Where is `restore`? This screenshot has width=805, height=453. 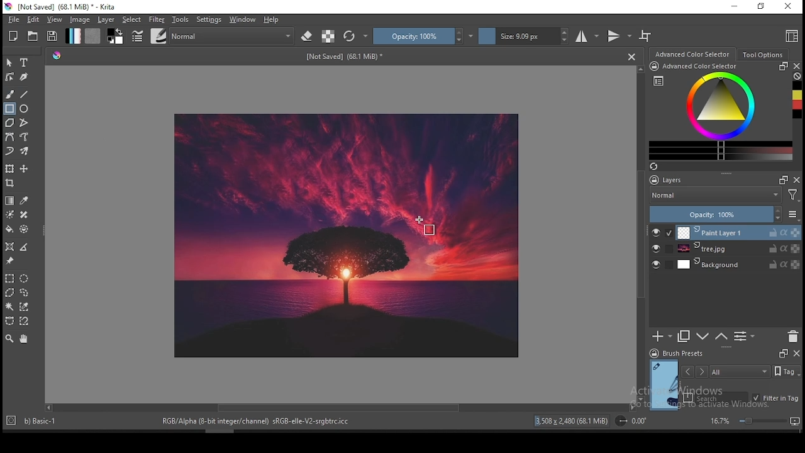 restore is located at coordinates (760, 7).